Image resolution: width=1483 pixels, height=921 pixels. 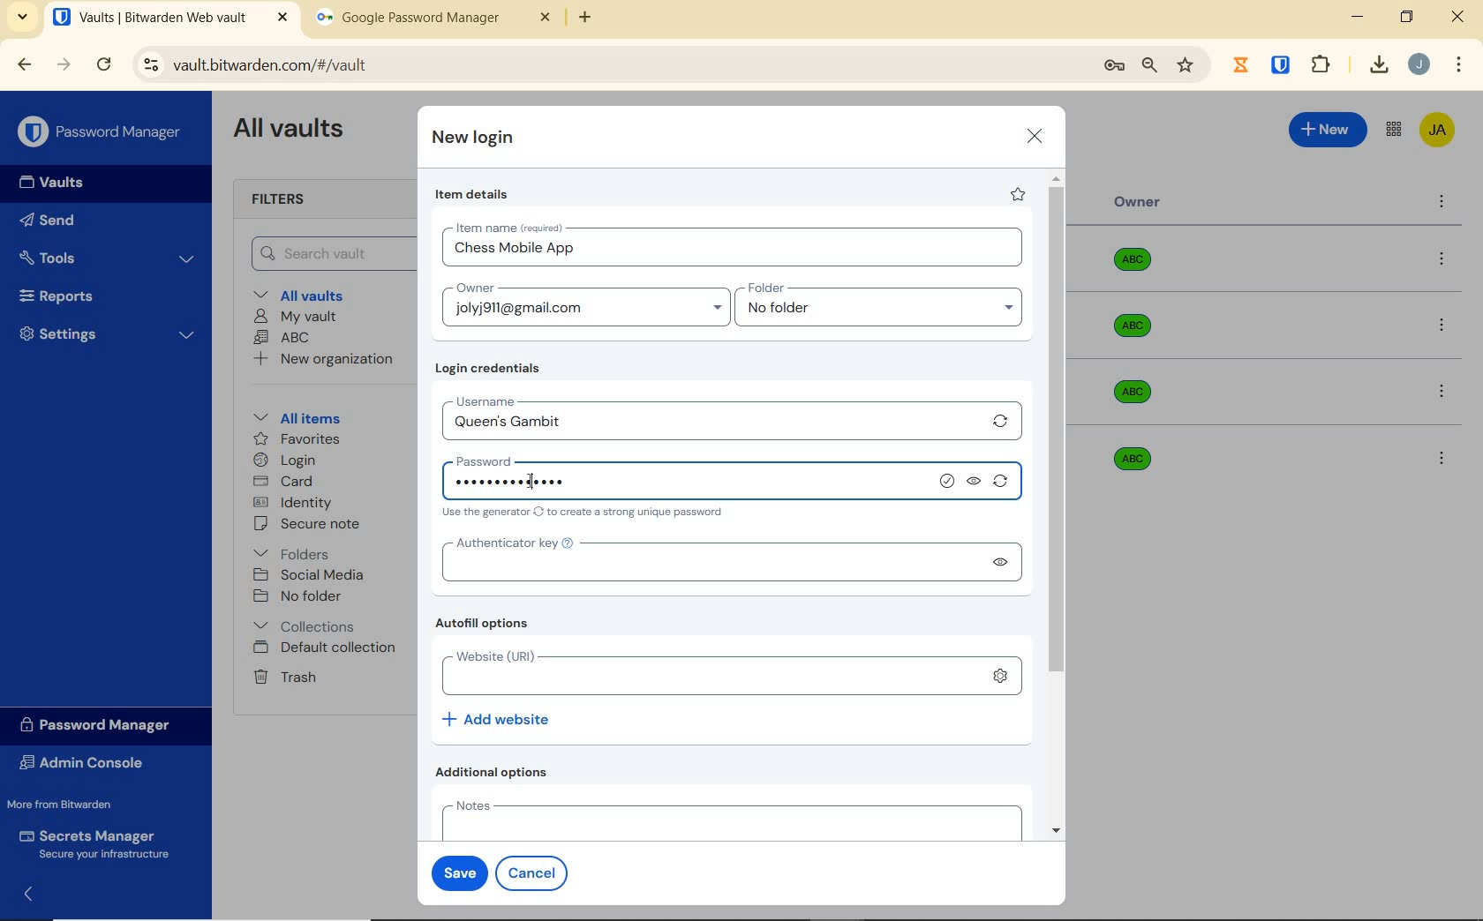 What do you see at coordinates (282, 483) in the screenshot?
I see `card` at bounding box center [282, 483].